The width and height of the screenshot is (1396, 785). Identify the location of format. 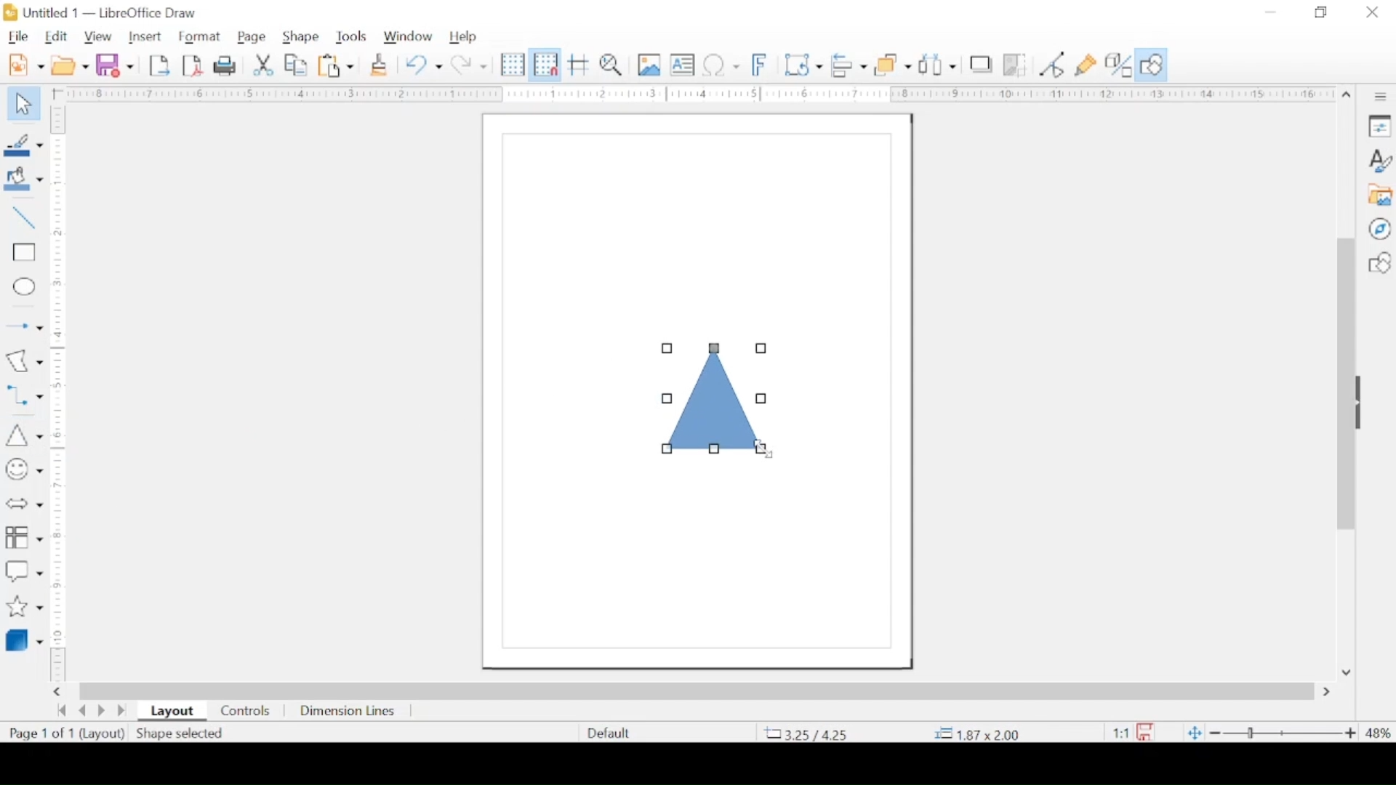
(198, 36).